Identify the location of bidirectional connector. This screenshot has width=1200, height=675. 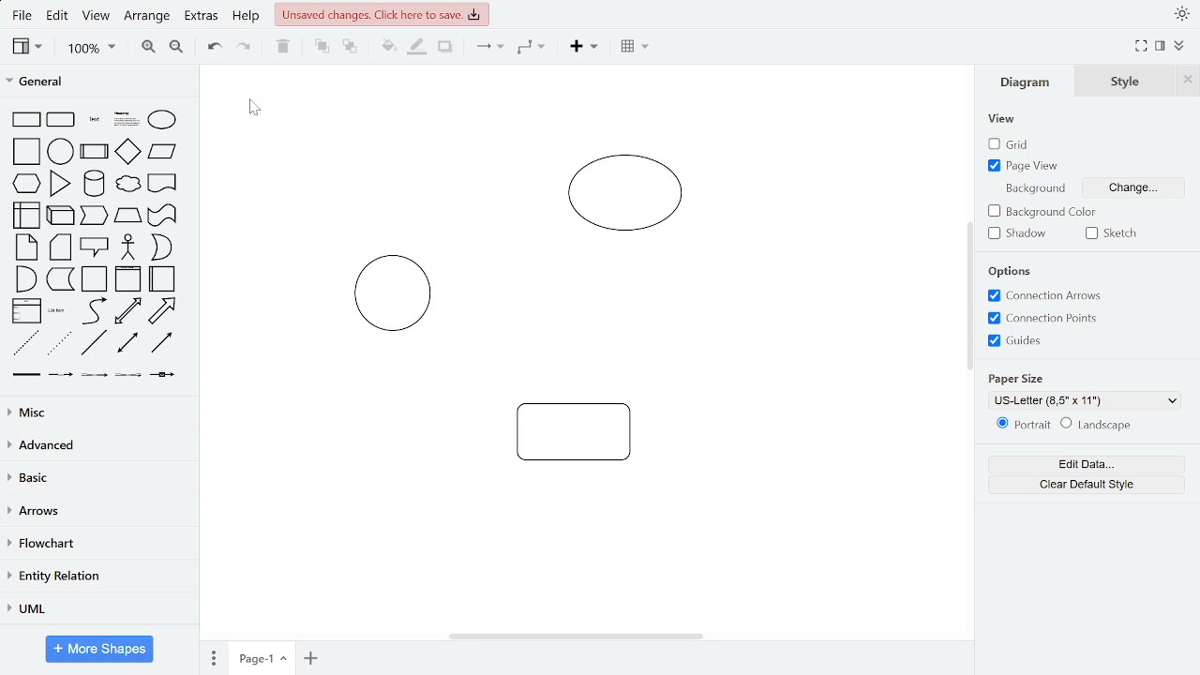
(129, 345).